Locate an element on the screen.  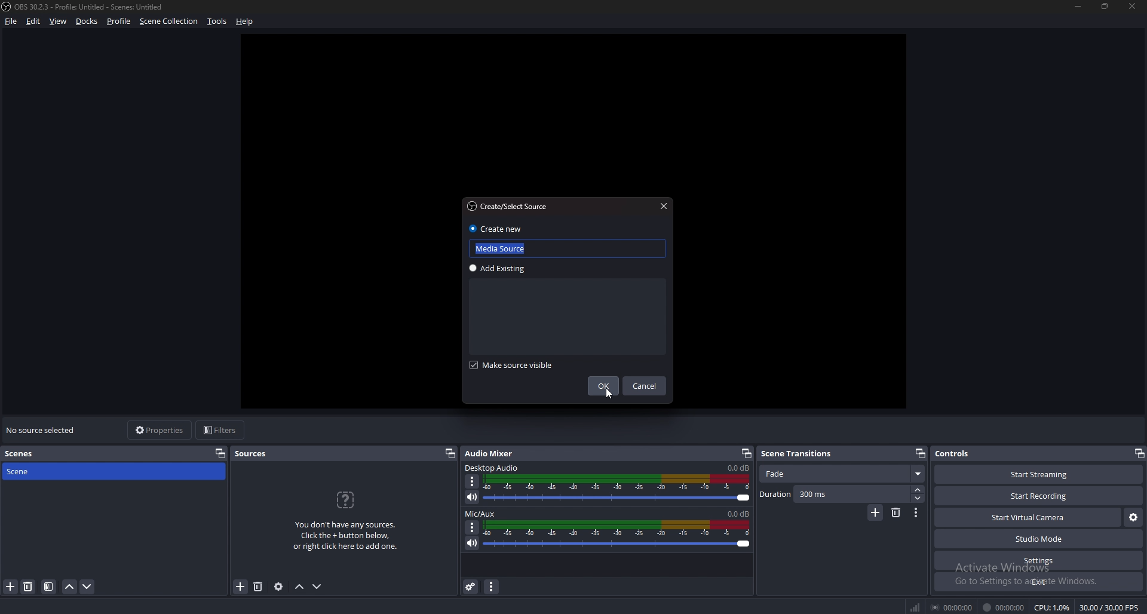
Filters  is located at coordinates (222, 429).